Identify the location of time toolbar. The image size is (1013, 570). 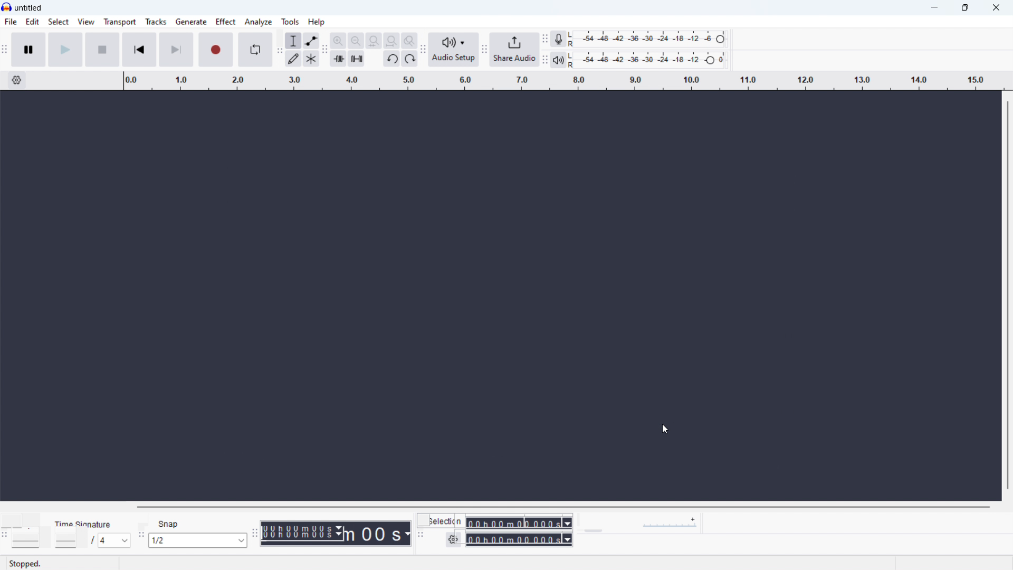
(255, 534).